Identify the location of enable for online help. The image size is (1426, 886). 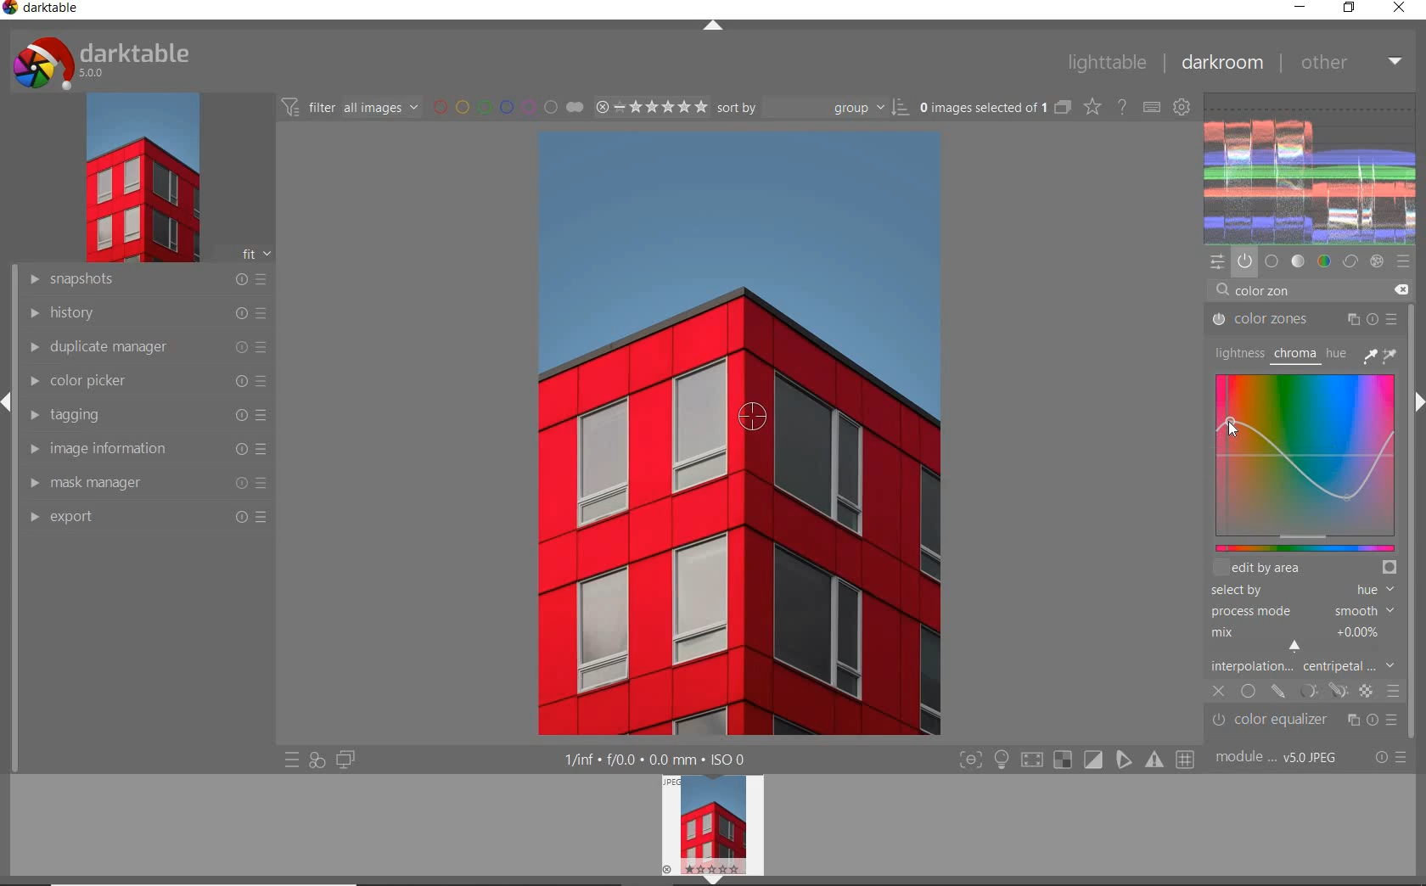
(1123, 106).